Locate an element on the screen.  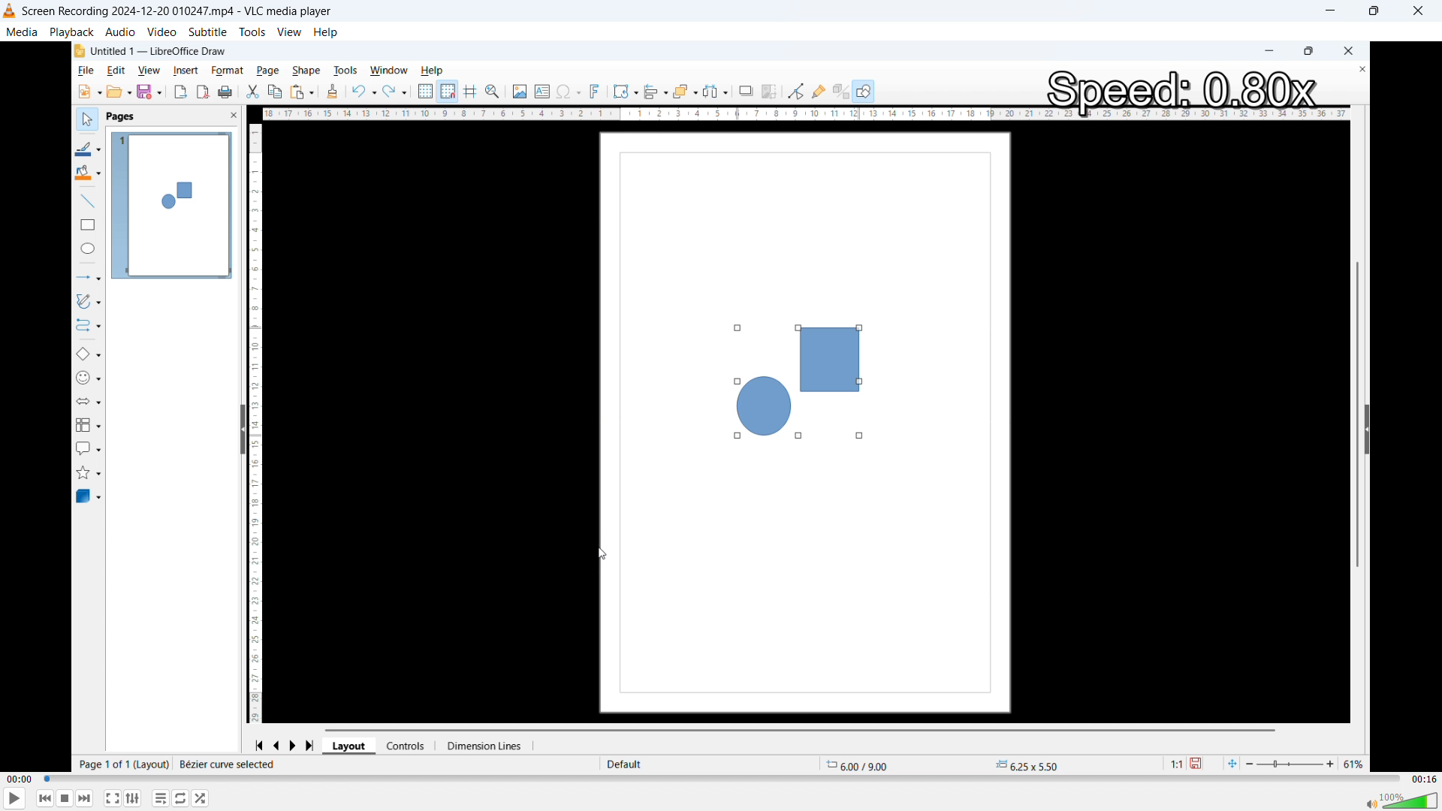
Toggle between loop all no loop and loop one  is located at coordinates (181, 797).